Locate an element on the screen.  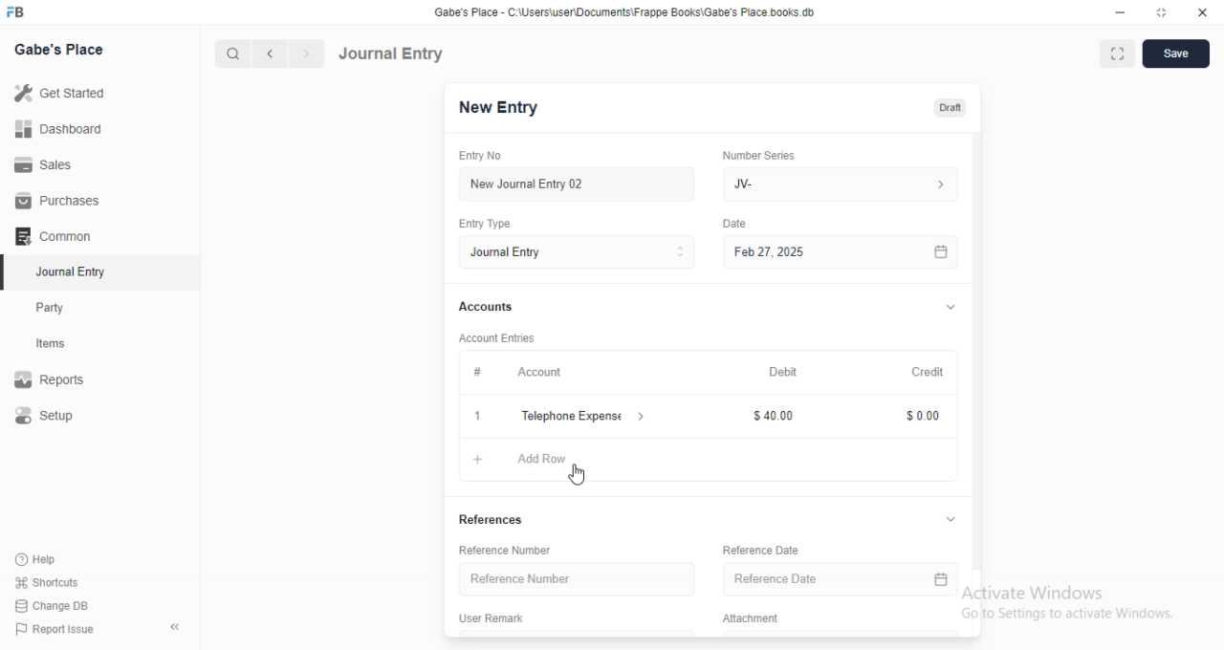
| Change DB is located at coordinates (53, 604).